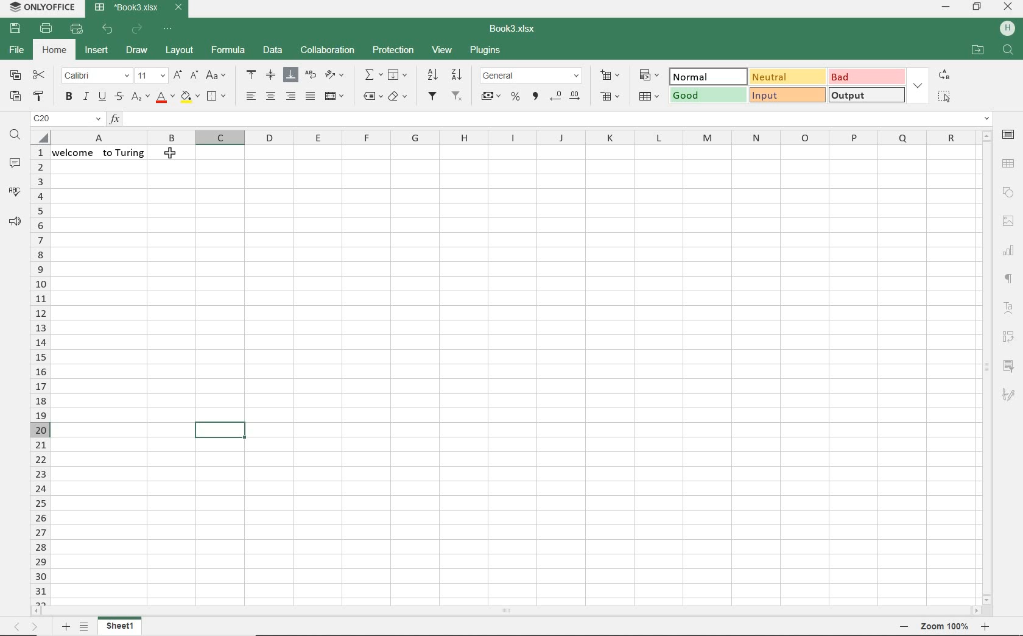 Image resolution: width=1023 pixels, height=636 pixels. I want to click on data, so click(271, 51).